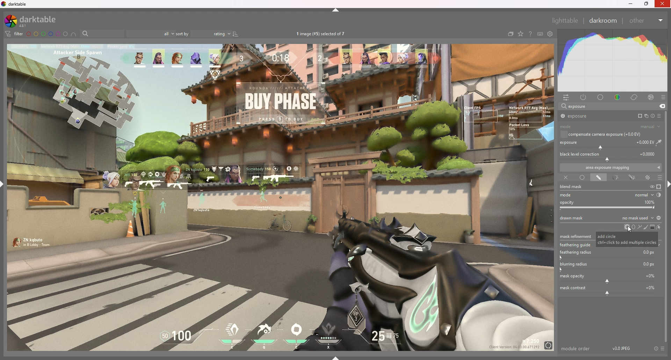 Image resolution: width=671 pixels, height=360 pixels. Describe the element at coordinates (627, 239) in the screenshot. I see `tooltip` at that location.